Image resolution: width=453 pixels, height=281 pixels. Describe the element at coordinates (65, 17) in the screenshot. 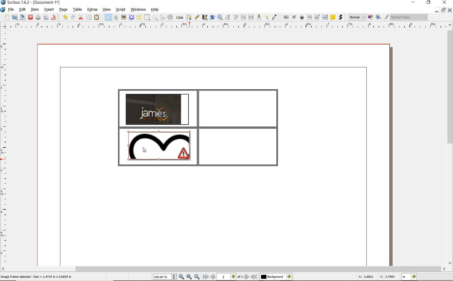

I see `undo` at that location.